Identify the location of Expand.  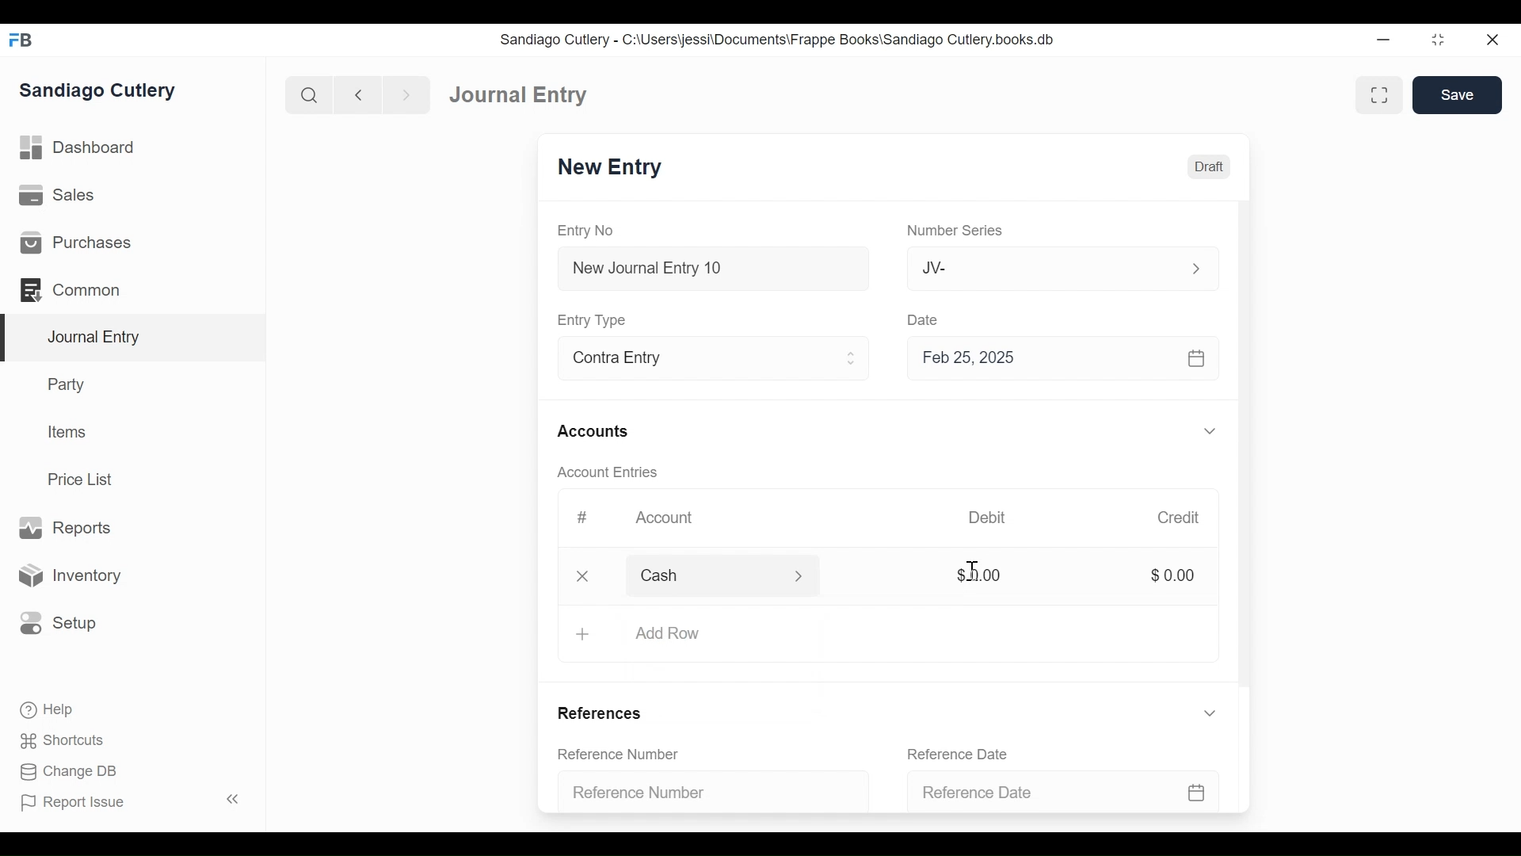
(1195, 267).